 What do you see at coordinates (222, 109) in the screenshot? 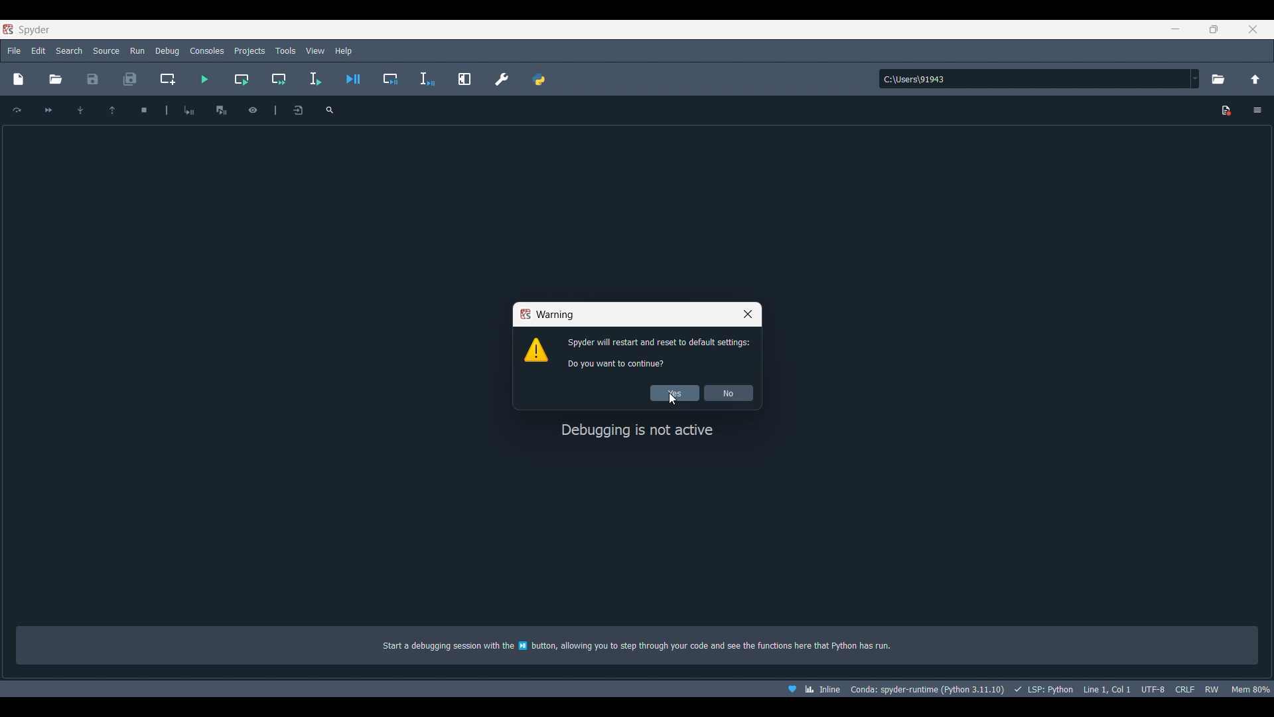
I see `pause/play` at bounding box center [222, 109].